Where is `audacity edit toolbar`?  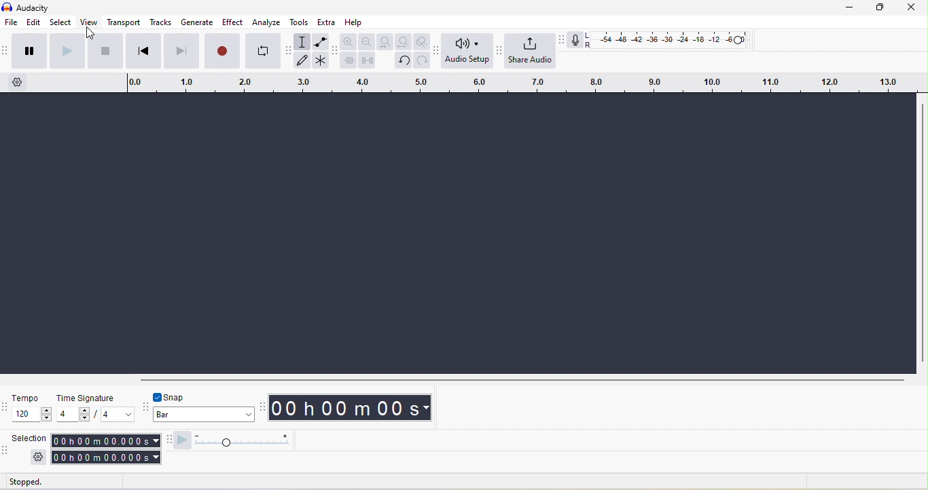
audacity edit toolbar is located at coordinates (334, 52).